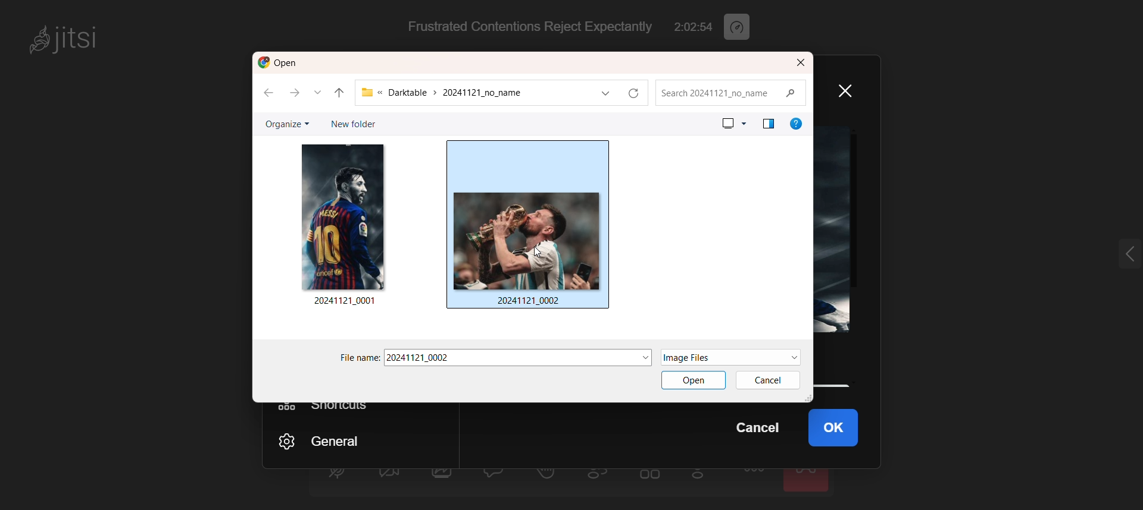  Describe the element at coordinates (334, 439) in the screenshot. I see `general` at that location.